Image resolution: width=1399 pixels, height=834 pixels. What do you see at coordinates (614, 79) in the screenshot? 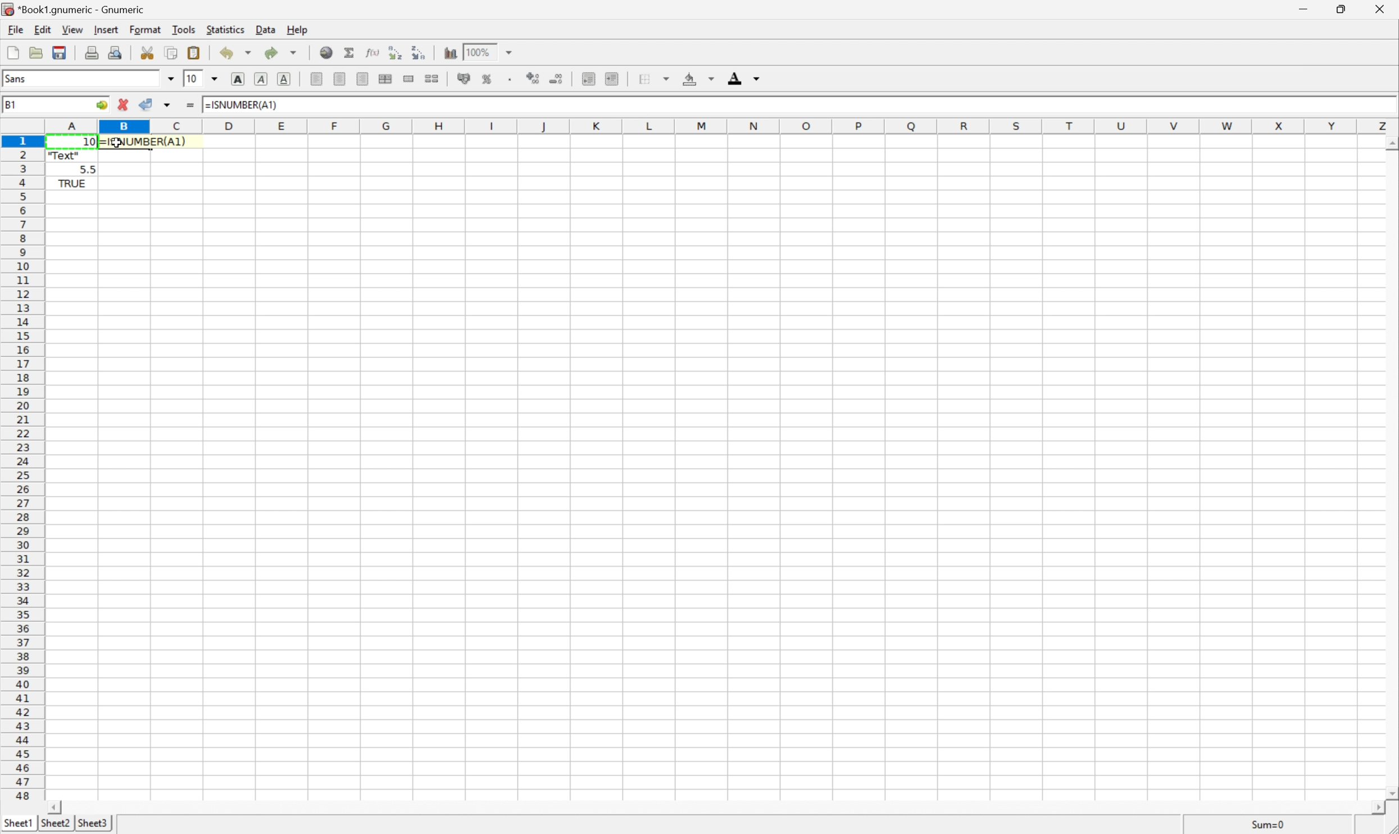
I see `Increase indent, and align the contents to the left` at bounding box center [614, 79].